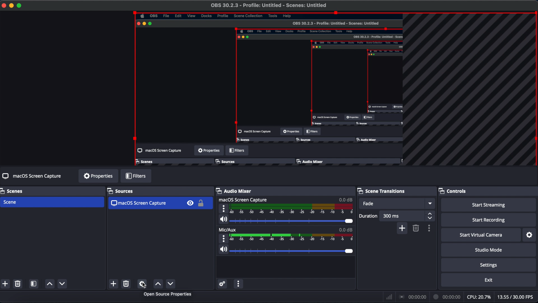  Describe the element at coordinates (202, 203) in the screenshot. I see `lock toggle` at that location.